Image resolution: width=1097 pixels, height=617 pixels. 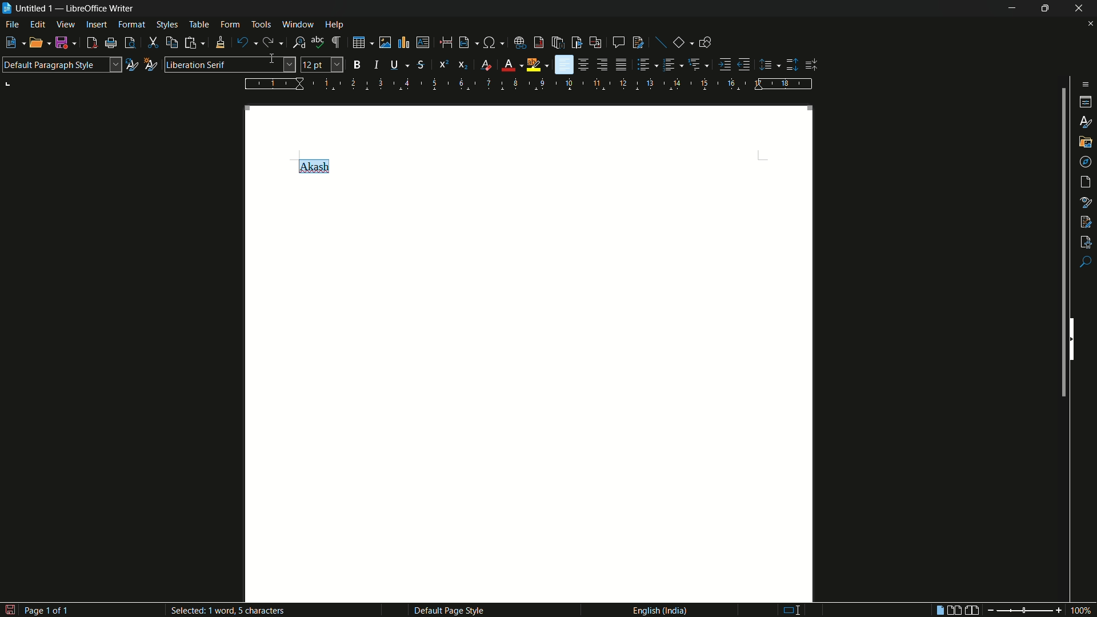 I want to click on font size, so click(x=322, y=65).